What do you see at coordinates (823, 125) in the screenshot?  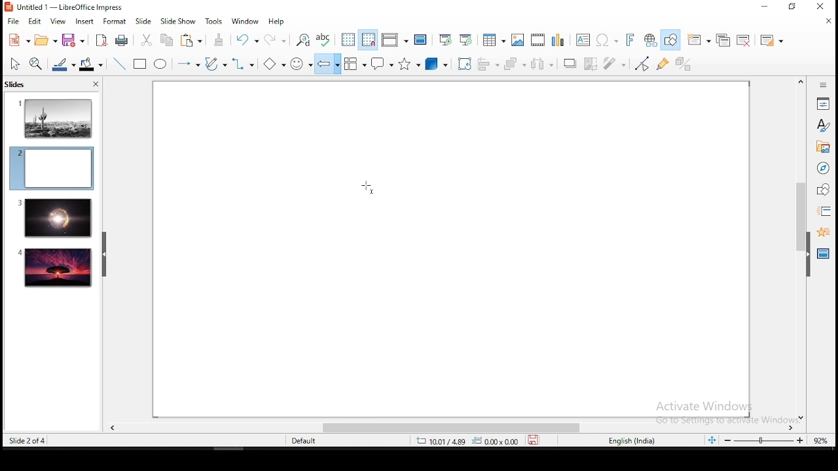 I see `styles` at bounding box center [823, 125].